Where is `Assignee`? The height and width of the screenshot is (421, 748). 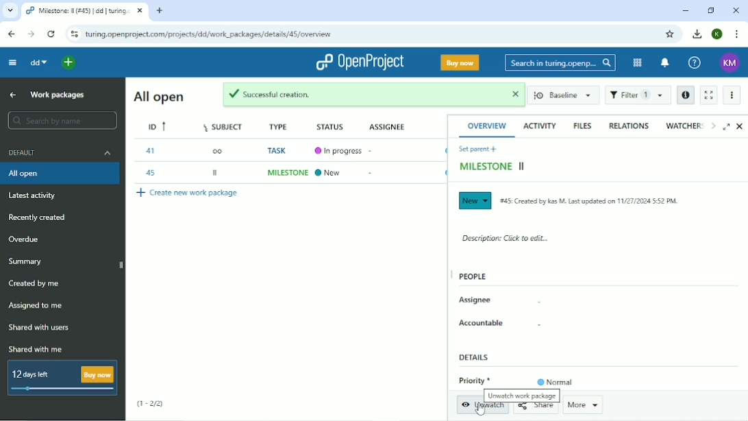
Assignee is located at coordinates (475, 300).